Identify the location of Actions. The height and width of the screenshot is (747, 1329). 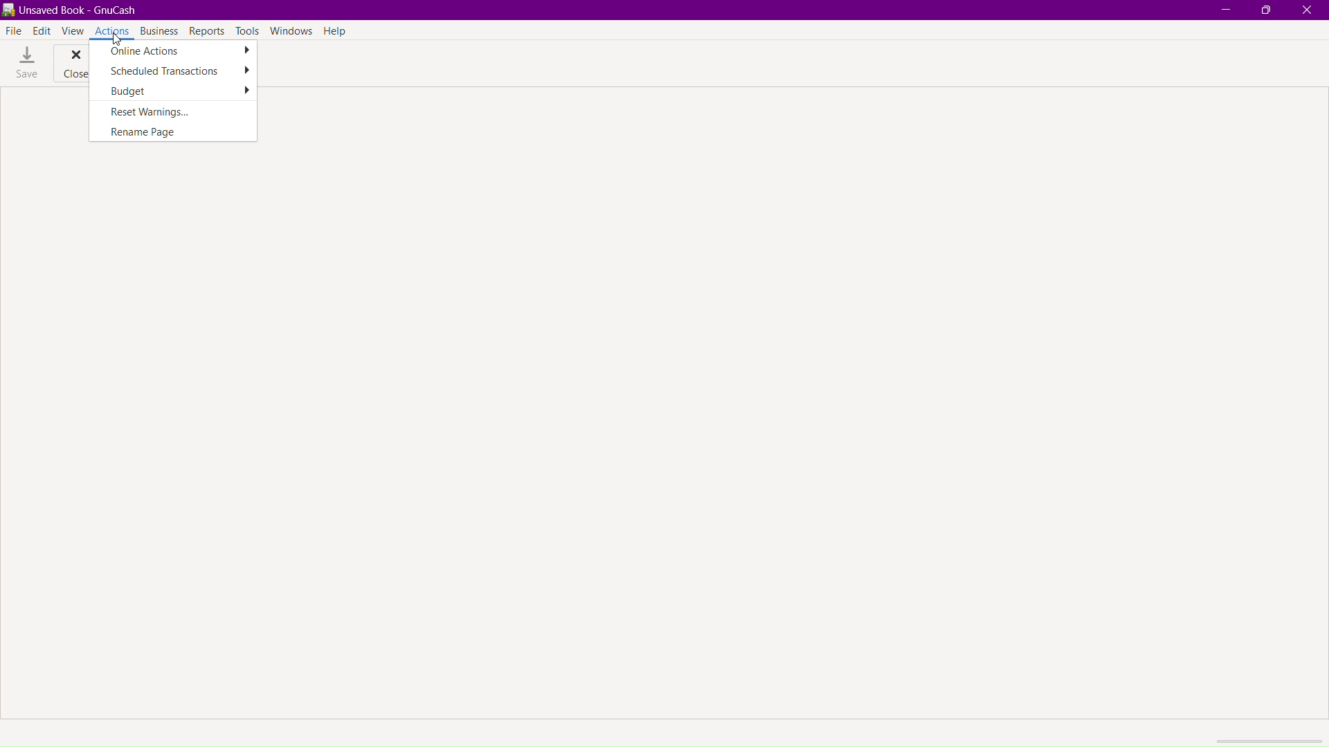
(113, 30).